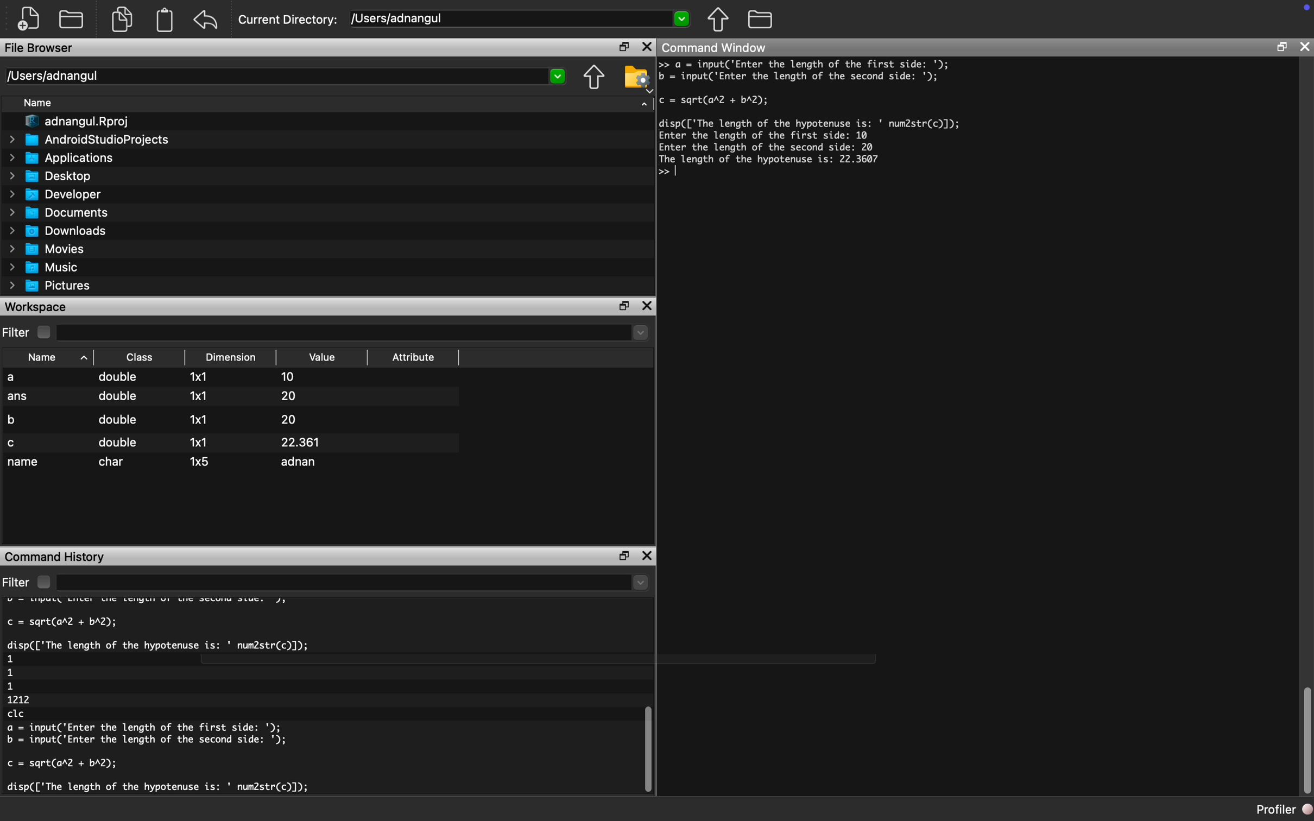 The image size is (1314, 821). I want to click on Class, so click(140, 357).